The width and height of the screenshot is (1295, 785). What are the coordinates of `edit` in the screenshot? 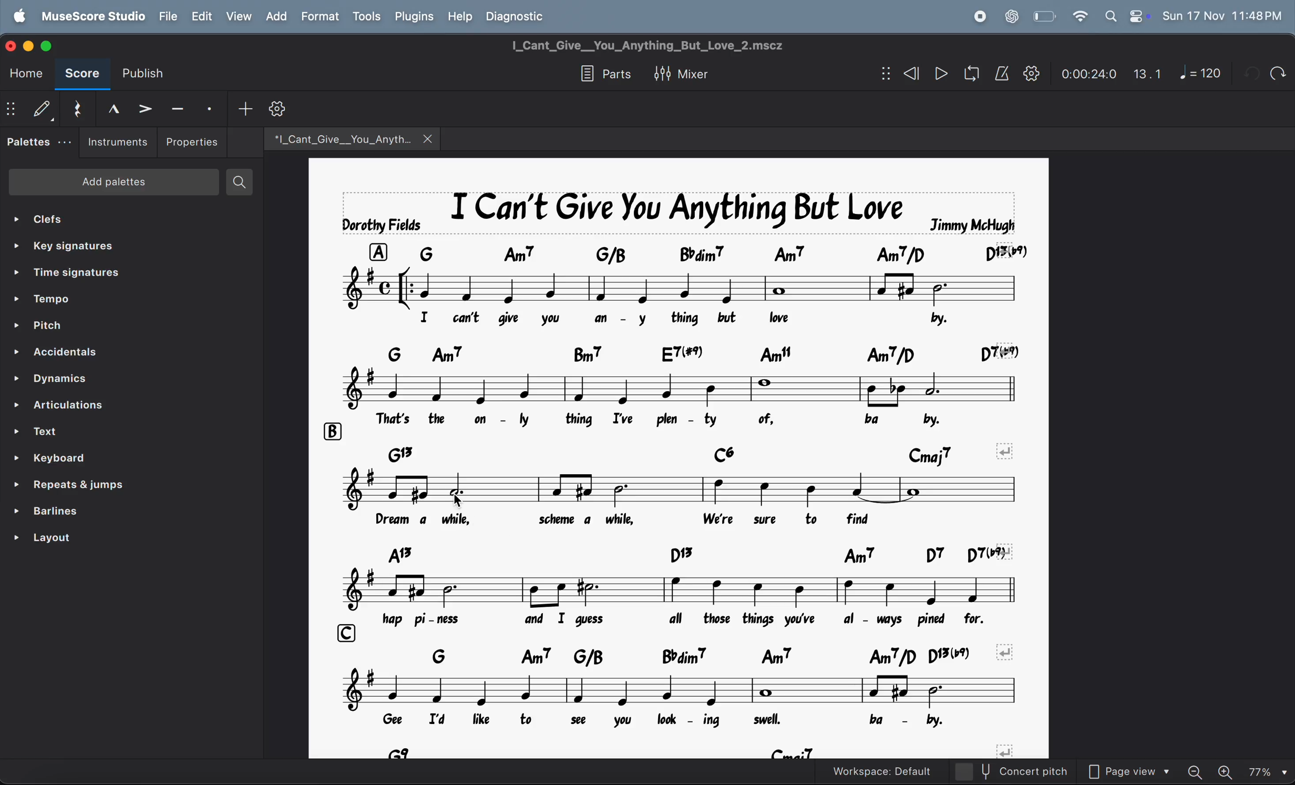 It's located at (203, 17).